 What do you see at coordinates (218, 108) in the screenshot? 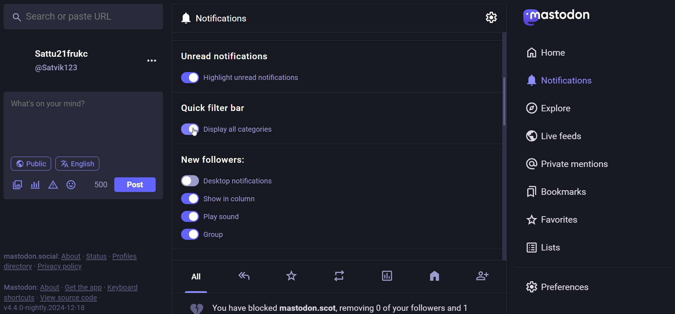
I see `quick filter bar` at bounding box center [218, 108].